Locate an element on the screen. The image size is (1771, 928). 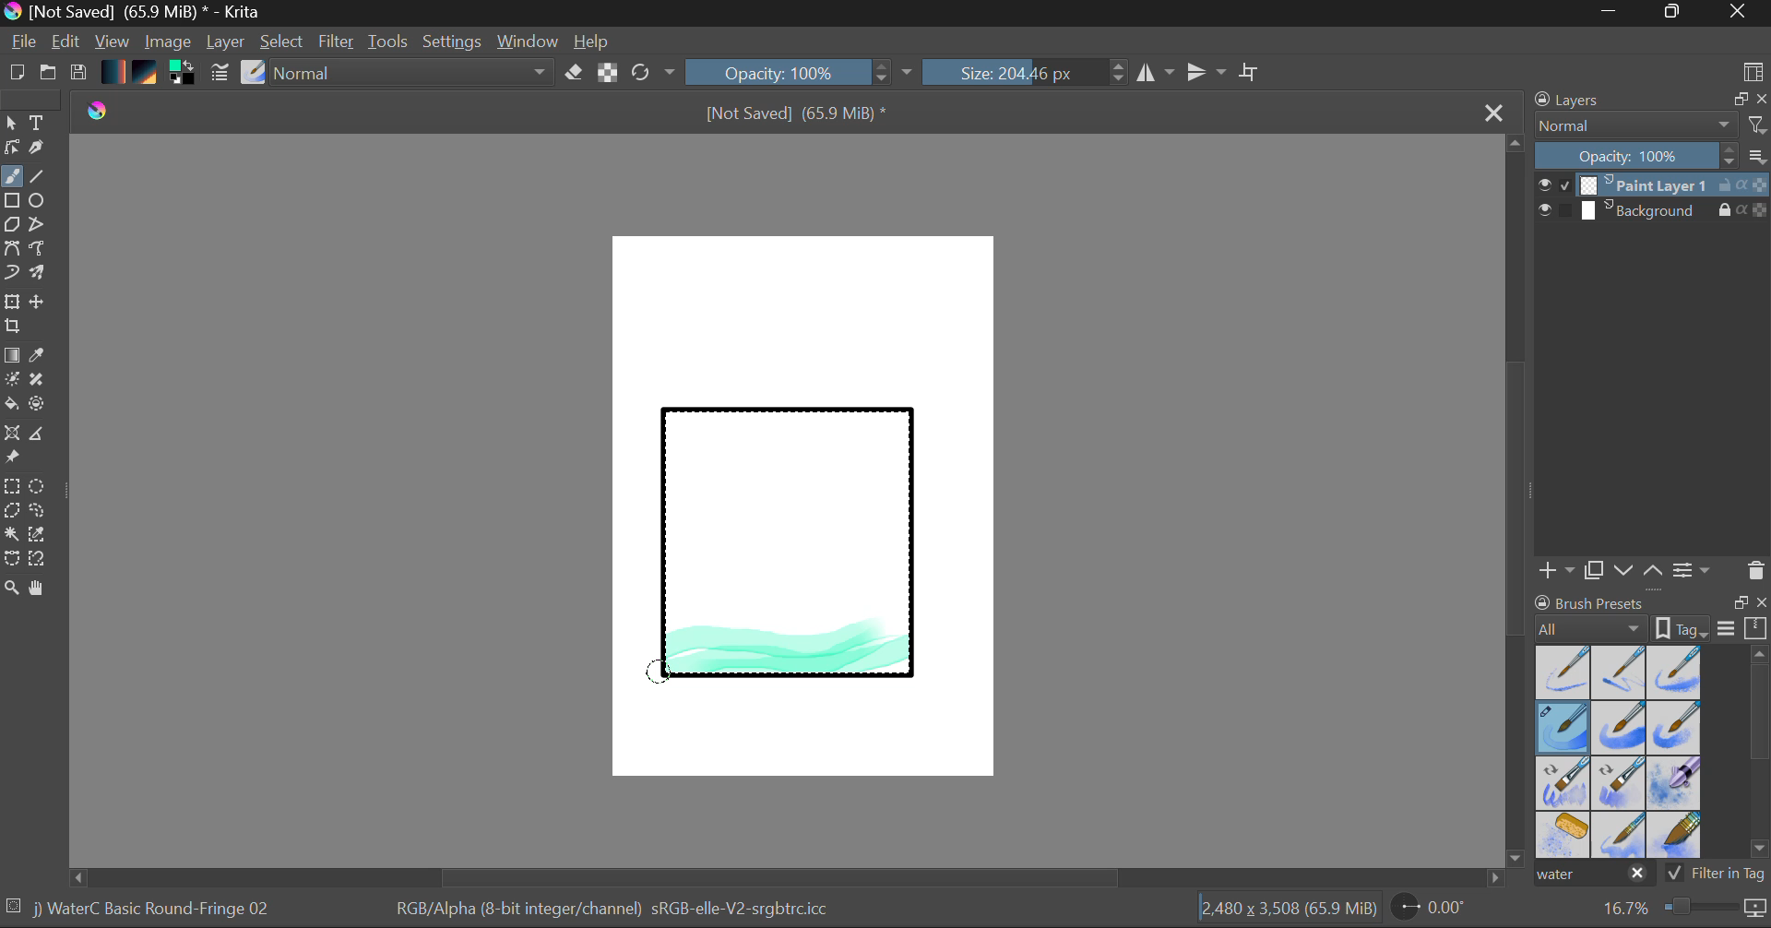
Elipses is located at coordinates (40, 202).